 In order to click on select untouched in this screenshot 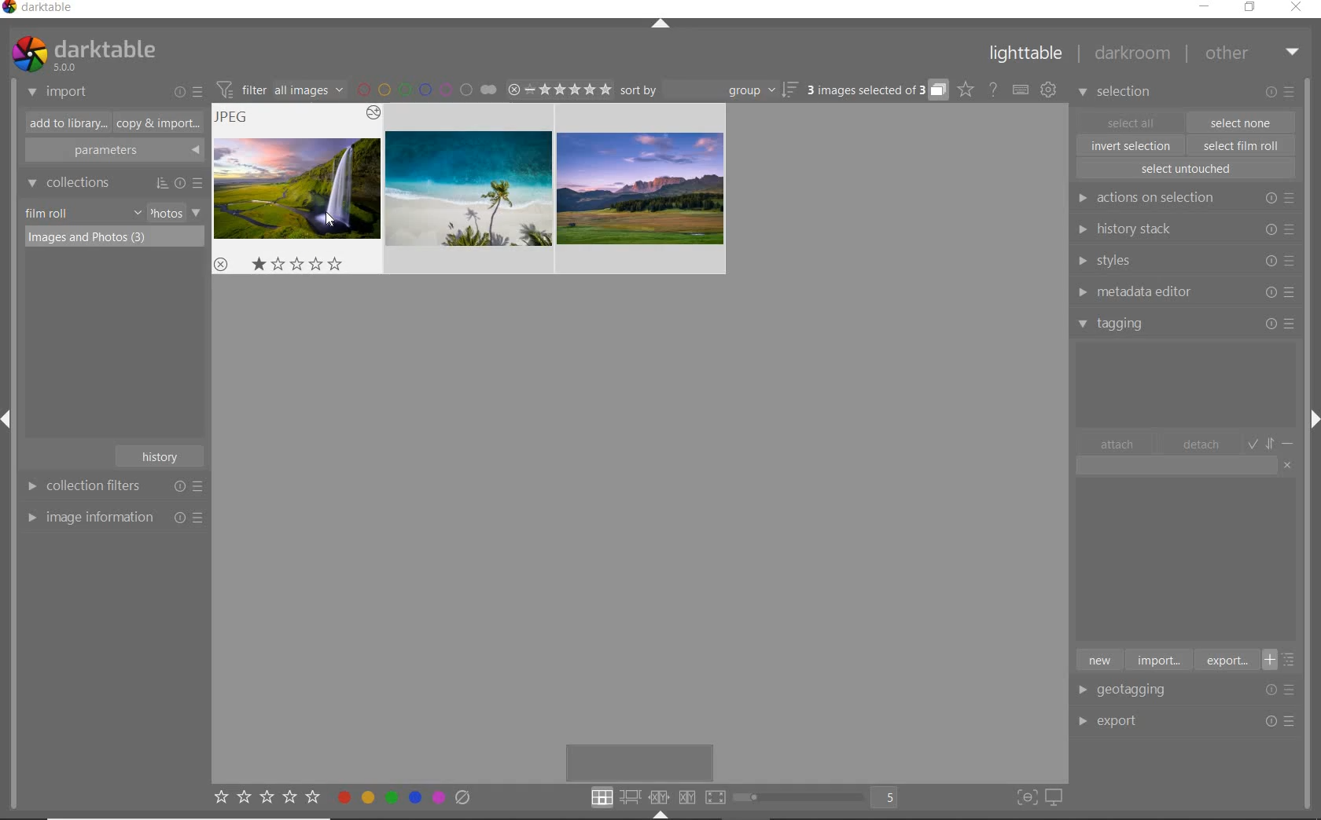, I will do `click(1185, 169)`.